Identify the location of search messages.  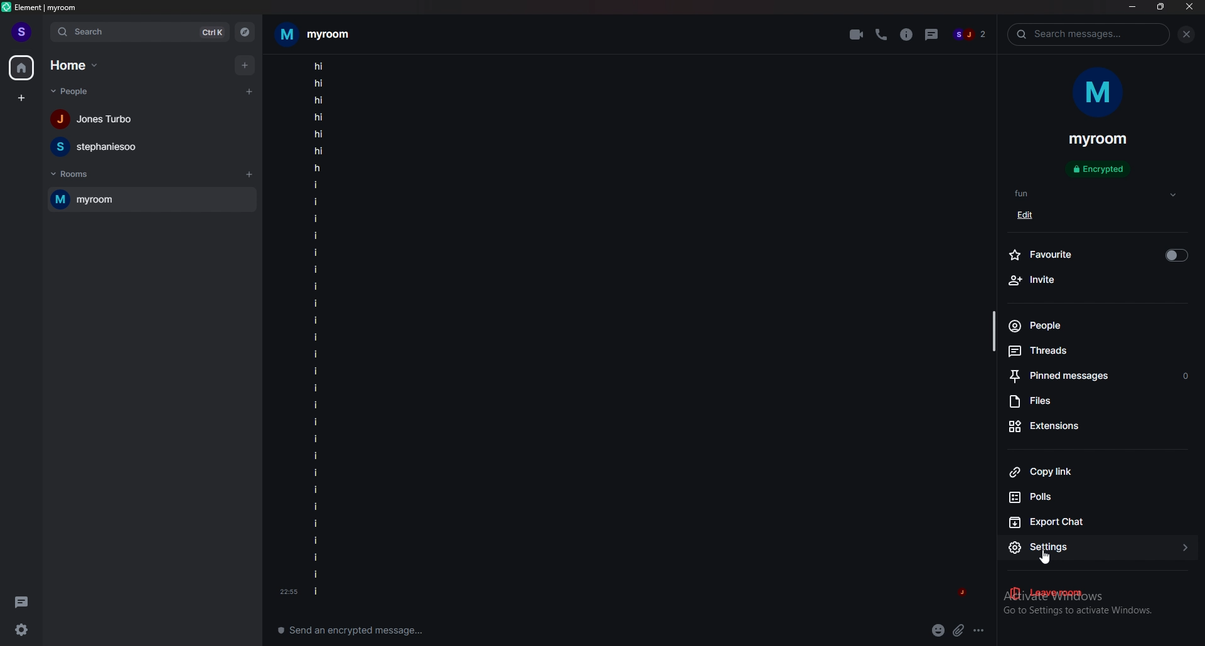
(1089, 34).